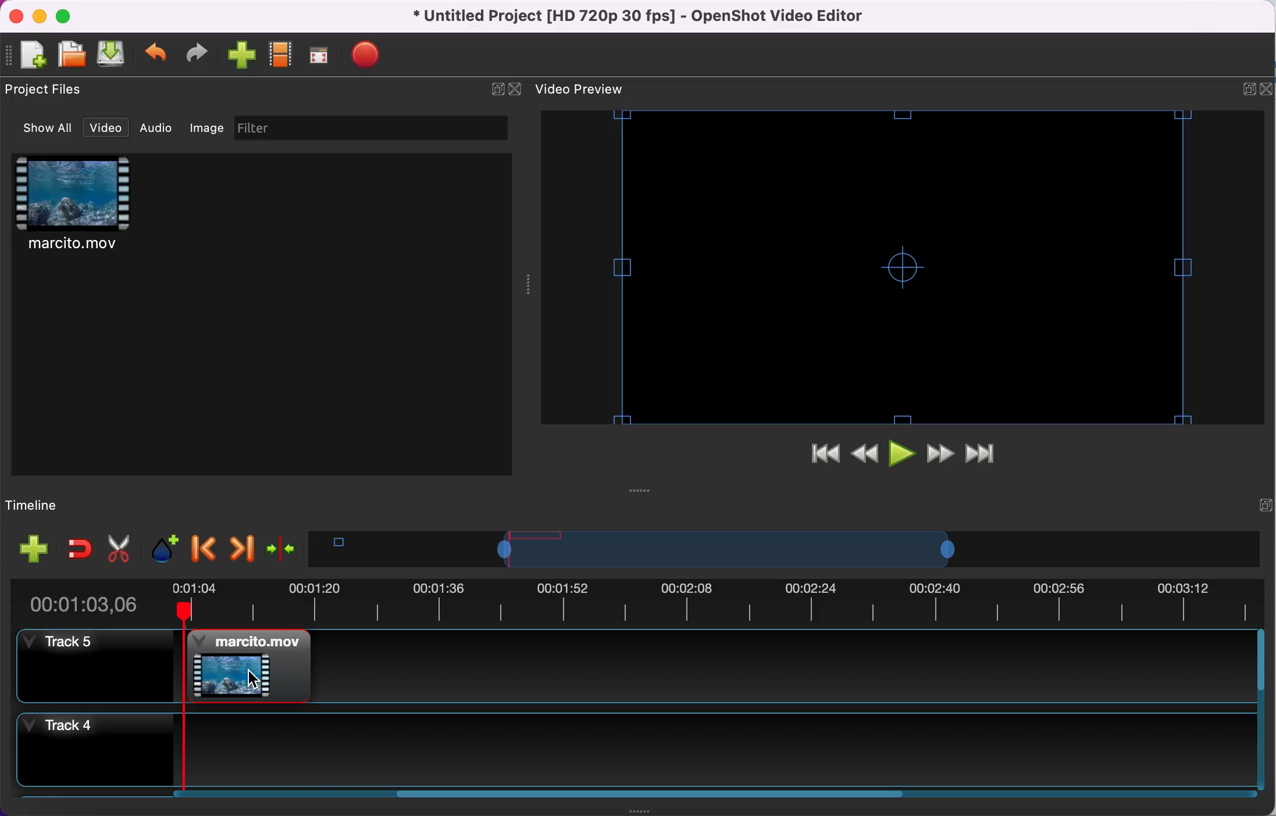 The height and width of the screenshot is (816, 1276). Describe the element at coordinates (281, 55) in the screenshot. I see `choose profile` at that location.